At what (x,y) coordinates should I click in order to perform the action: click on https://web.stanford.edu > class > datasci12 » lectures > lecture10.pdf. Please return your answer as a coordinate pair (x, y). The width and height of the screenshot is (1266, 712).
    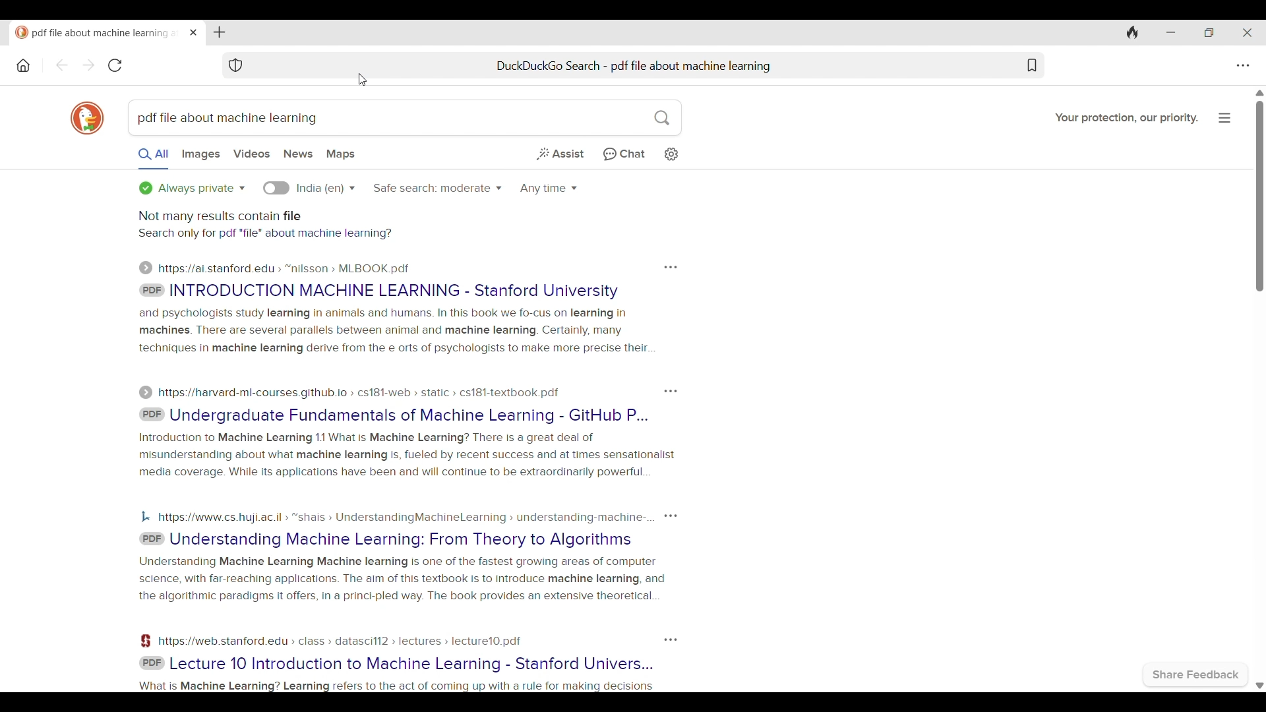
    Looking at the image, I should click on (342, 641).